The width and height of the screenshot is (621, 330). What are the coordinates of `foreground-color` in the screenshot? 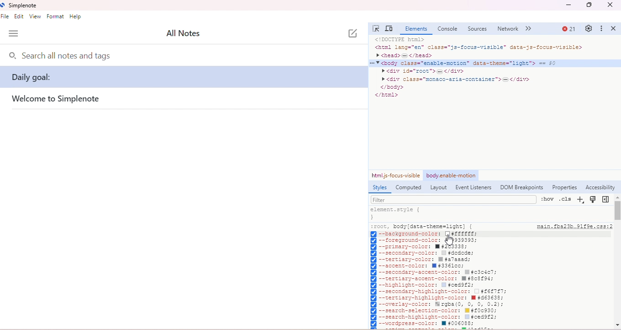 It's located at (424, 240).